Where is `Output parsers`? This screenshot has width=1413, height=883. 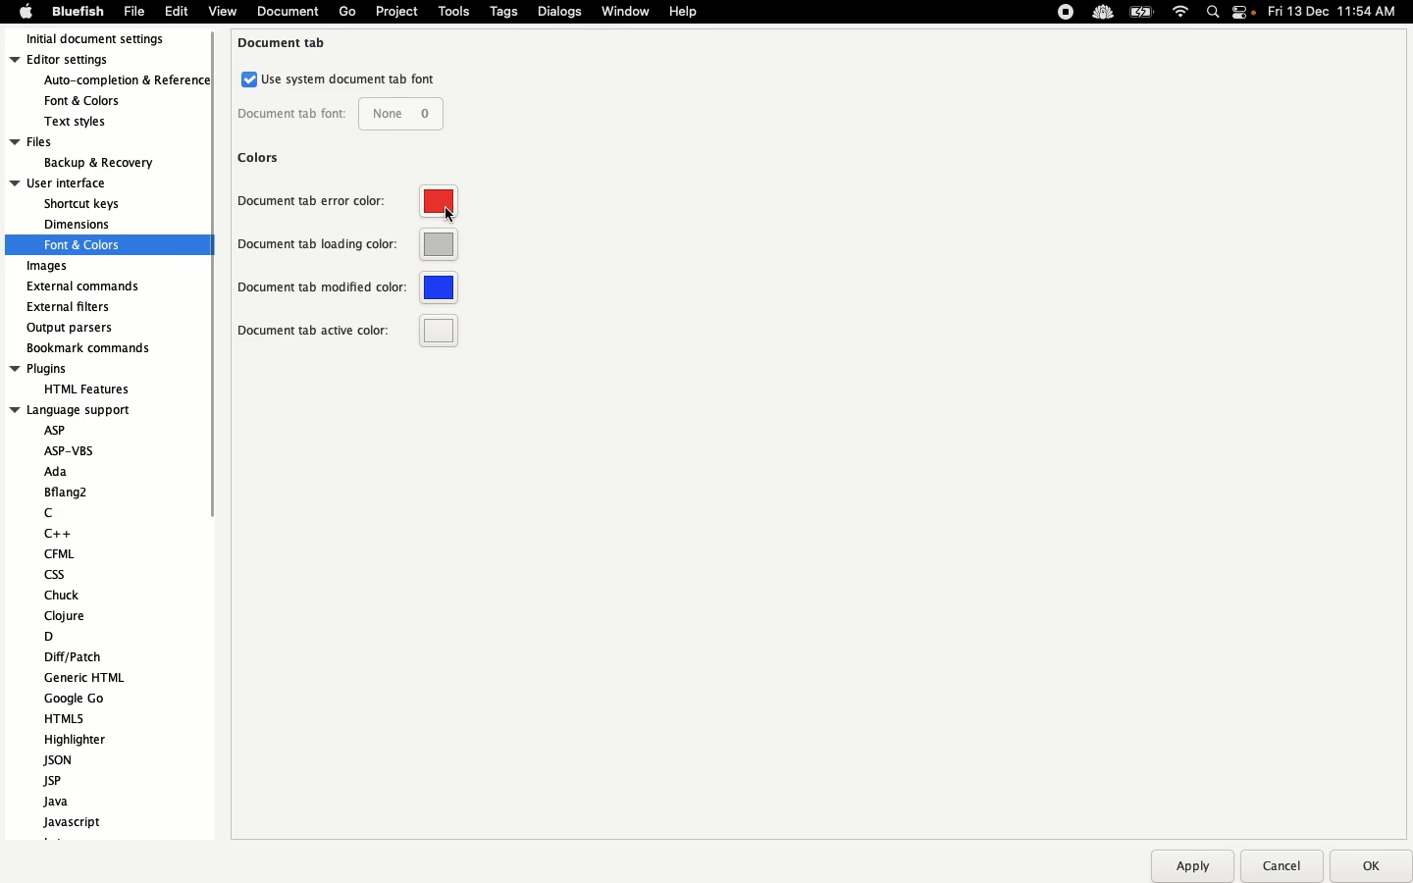 Output parsers is located at coordinates (75, 328).